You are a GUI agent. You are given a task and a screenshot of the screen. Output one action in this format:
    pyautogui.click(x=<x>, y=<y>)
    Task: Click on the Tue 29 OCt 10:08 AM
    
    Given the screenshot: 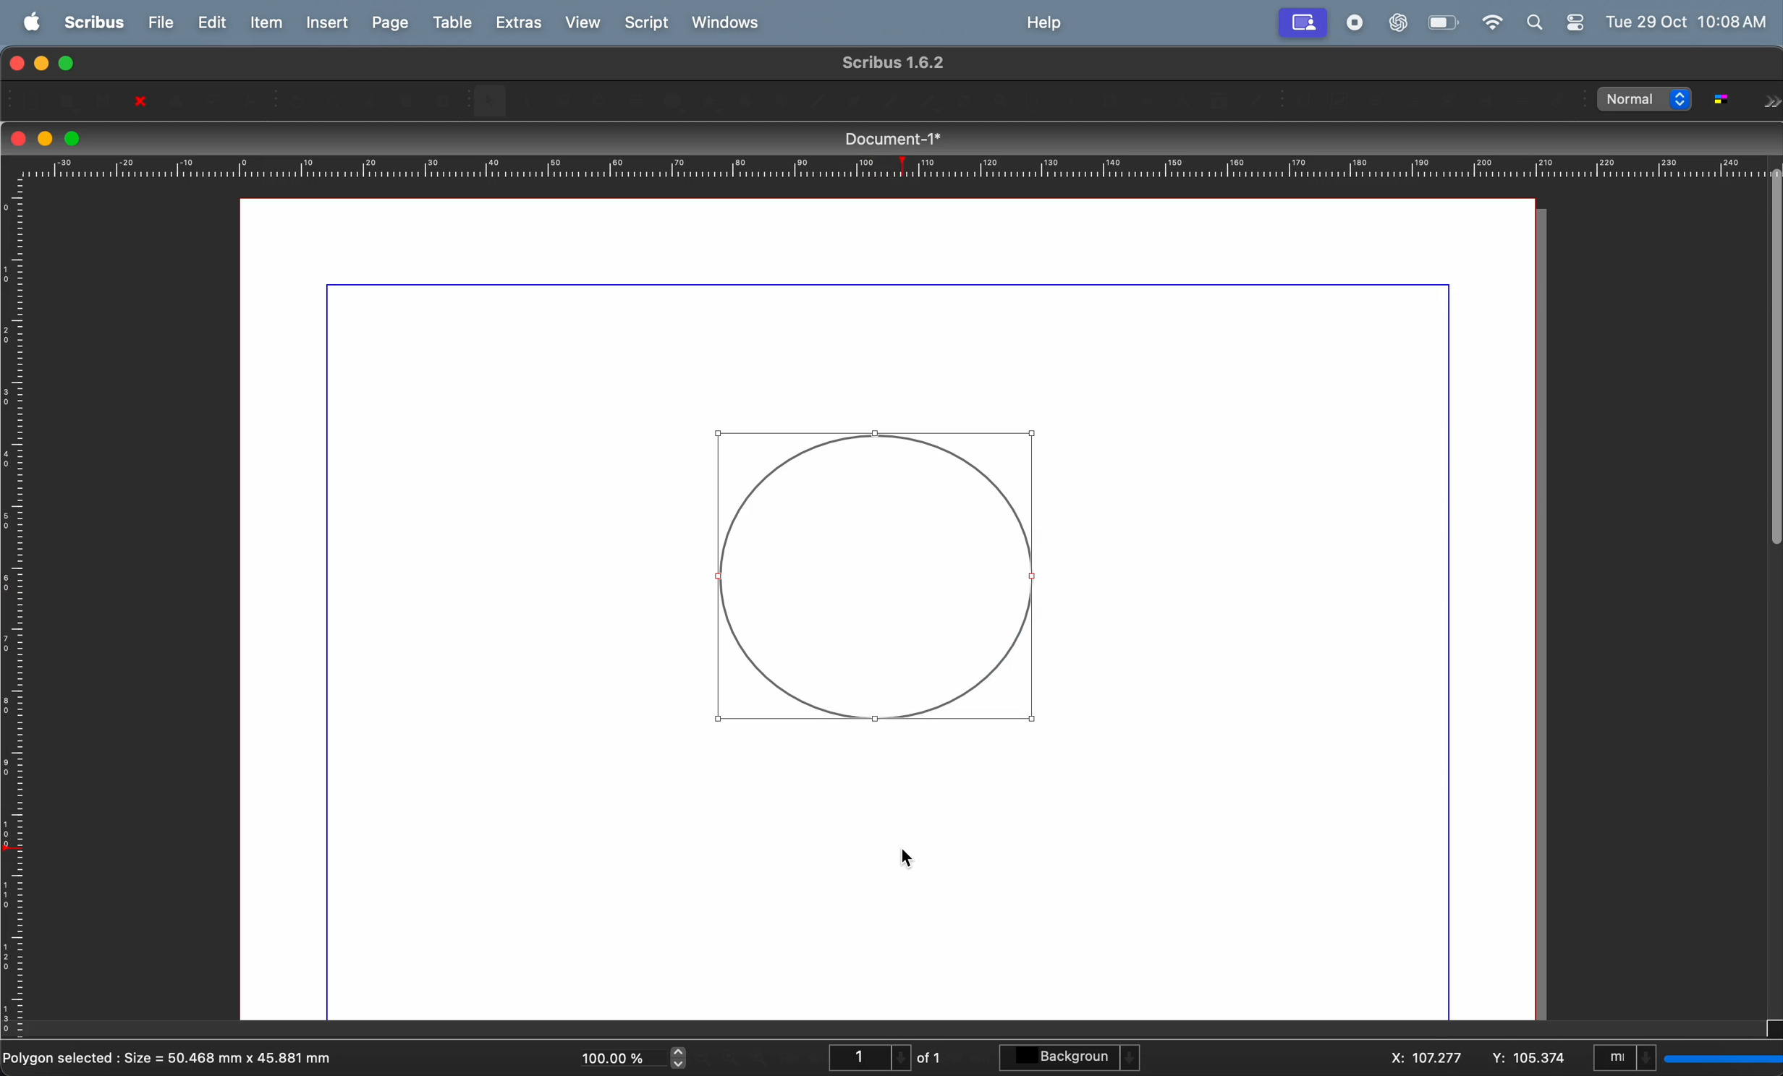 What is the action you would take?
    pyautogui.click(x=1690, y=21)
    